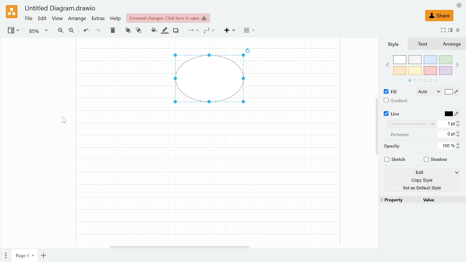 This screenshot has height=262, width=466. Describe the element at coordinates (177, 30) in the screenshot. I see `Shadow` at that location.